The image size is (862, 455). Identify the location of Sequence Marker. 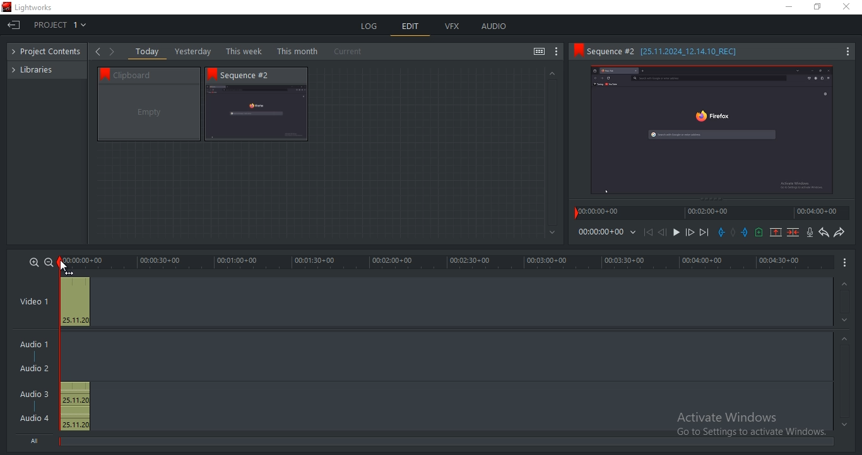
(62, 352).